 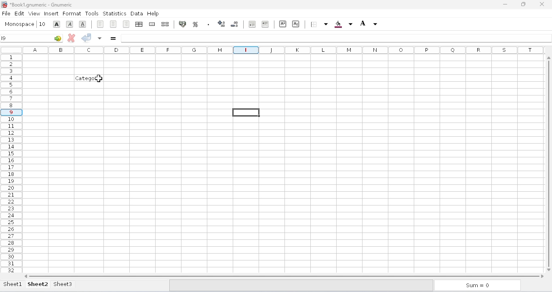 I want to click on logo, so click(x=4, y=4).